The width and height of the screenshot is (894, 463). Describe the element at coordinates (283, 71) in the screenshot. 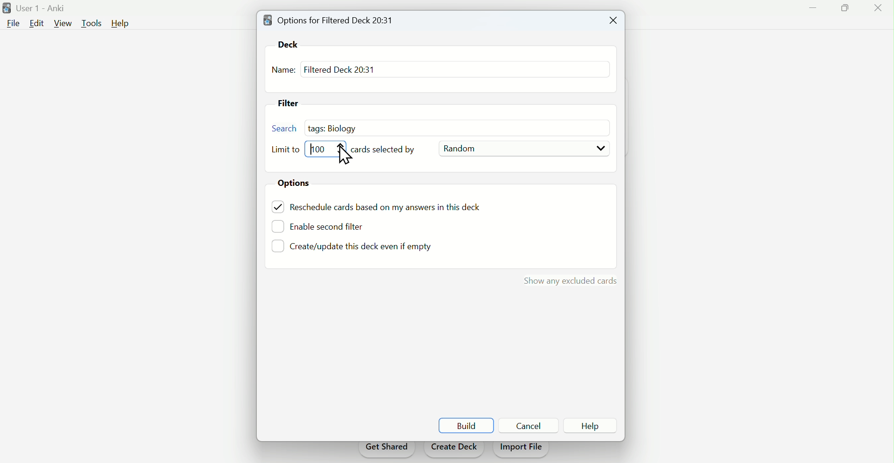

I see `Name:` at that location.